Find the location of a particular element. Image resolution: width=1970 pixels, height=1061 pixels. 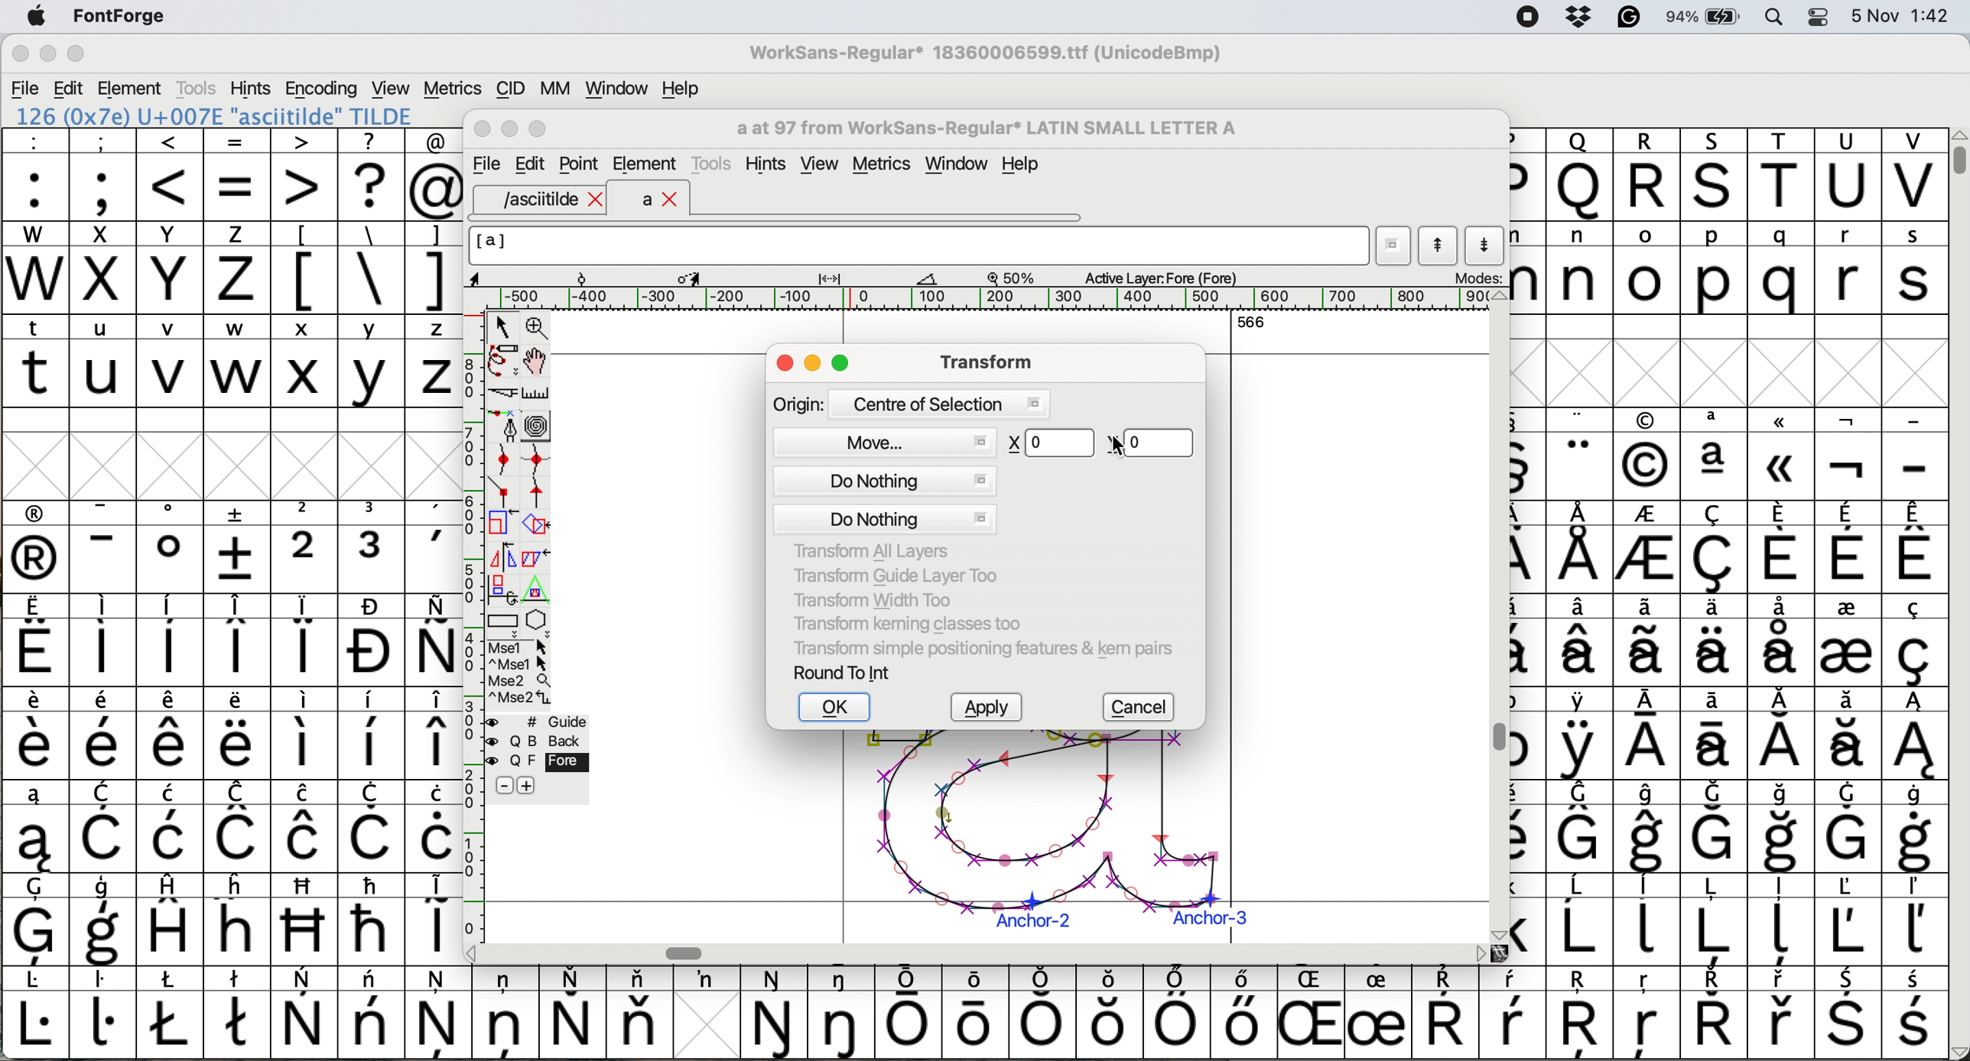

symbol is located at coordinates (844, 1012).